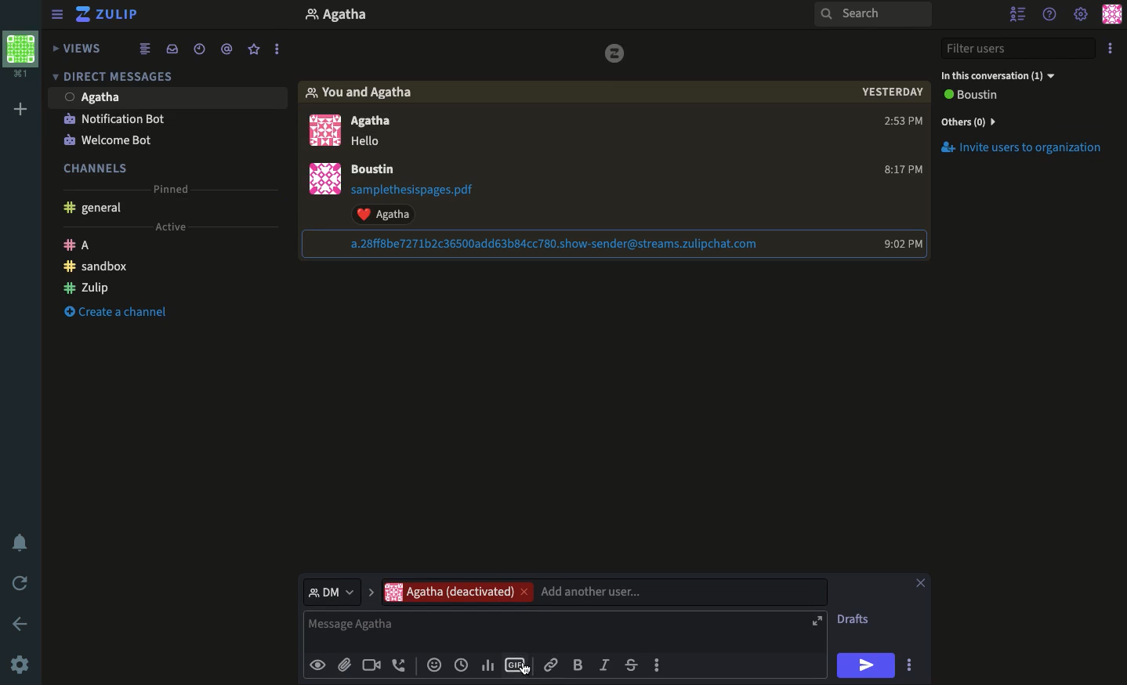 The height and width of the screenshot is (685, 1127). Describe the element at coordinates (115, 312) in the screenshot. I see `Create a channel` at that location.